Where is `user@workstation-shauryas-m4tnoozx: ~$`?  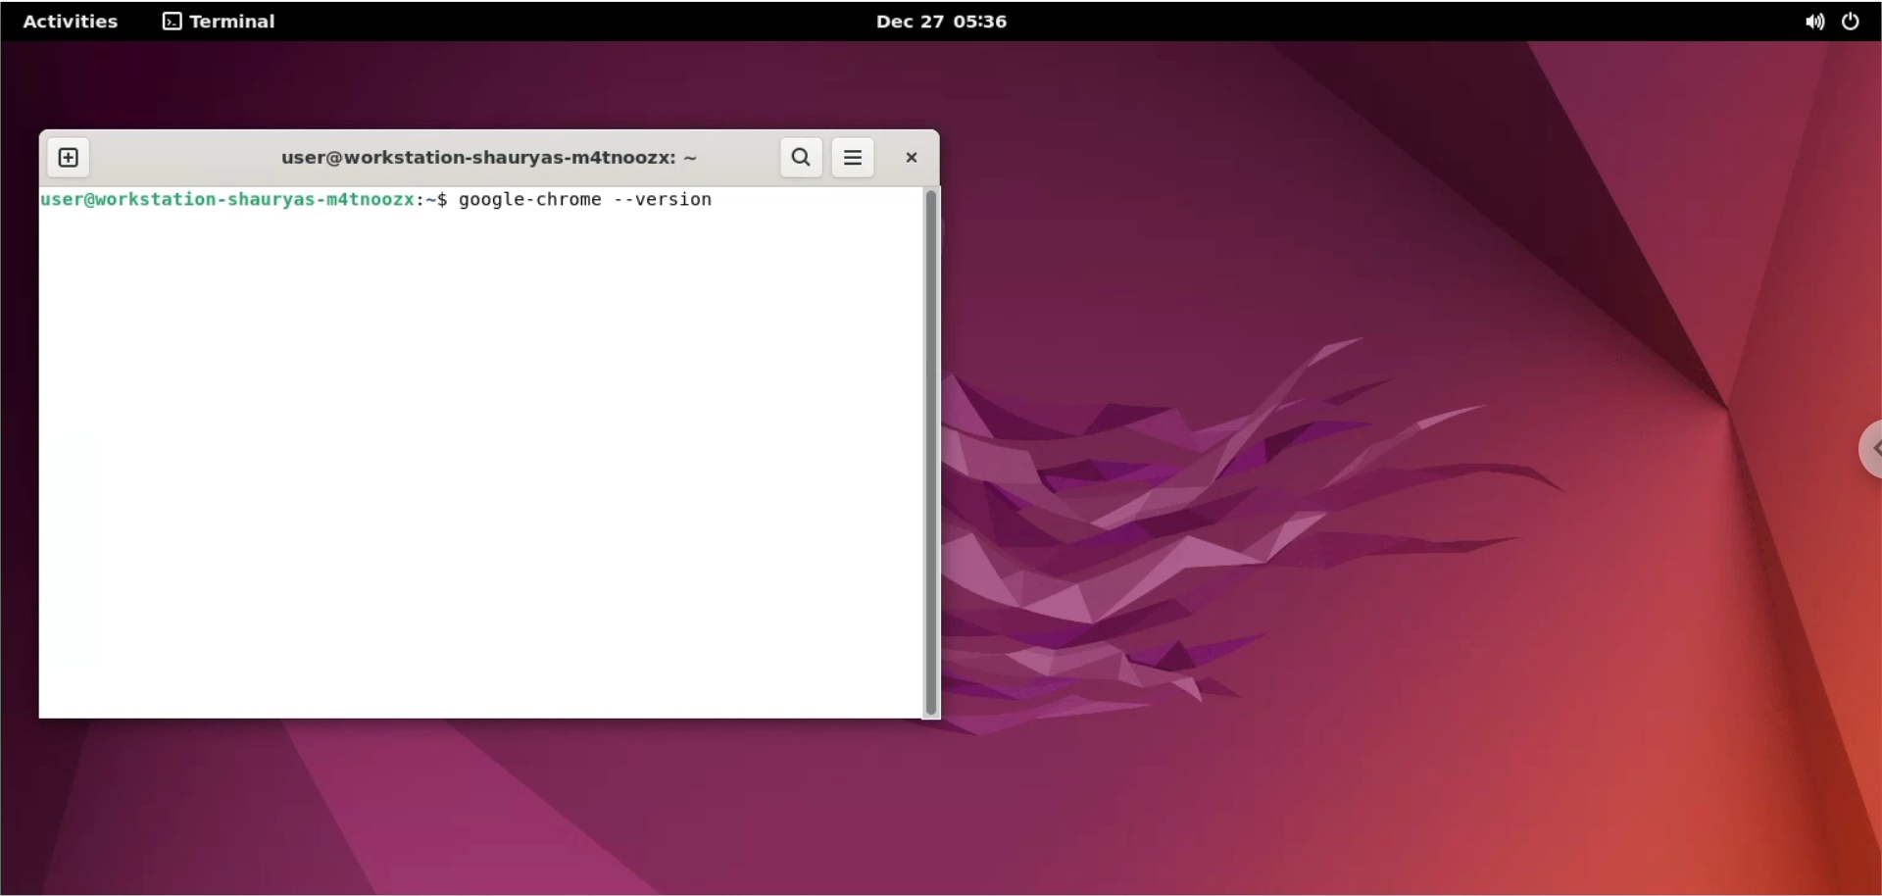 user@workstation-shauryas-m4tnoozx: ~$ is located at coordinates (247, 200).